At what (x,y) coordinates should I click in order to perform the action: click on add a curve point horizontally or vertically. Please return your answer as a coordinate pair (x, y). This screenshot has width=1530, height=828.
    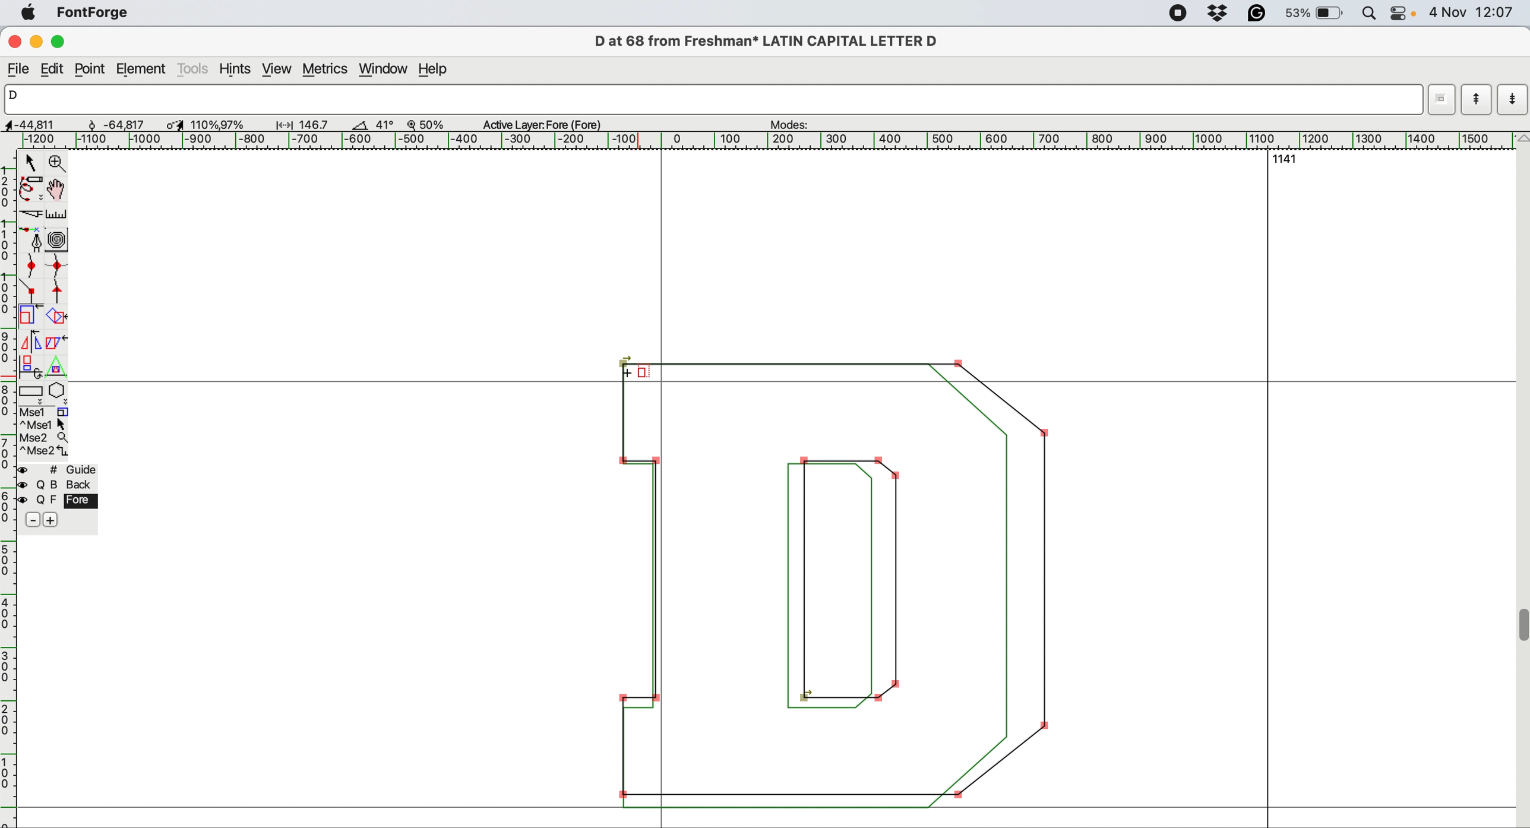
    Looking at the image, I should click on (55, 268).